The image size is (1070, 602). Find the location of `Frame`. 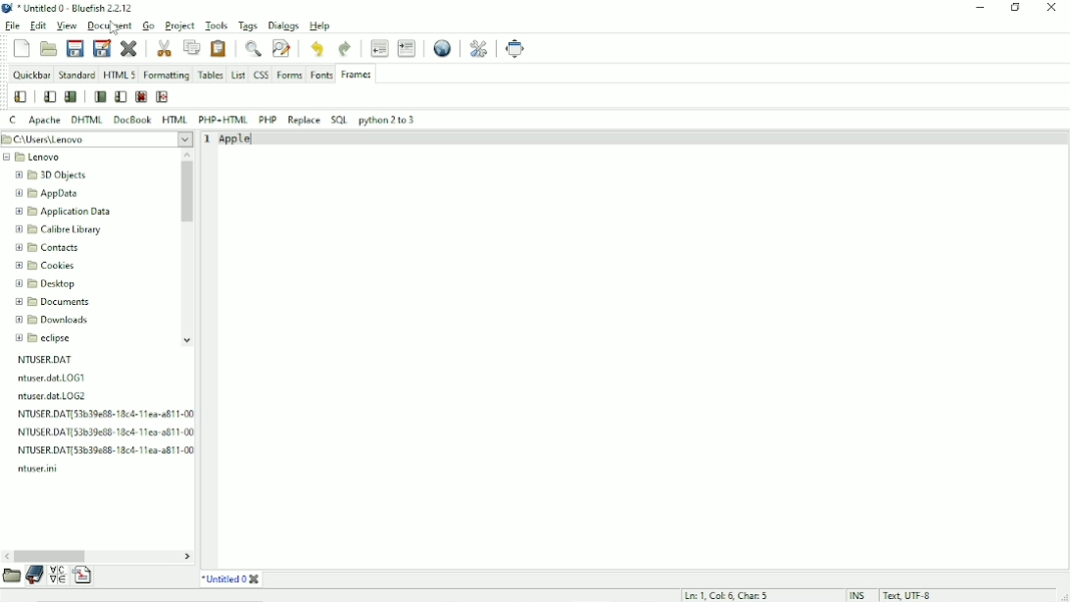

Frame is located at coordinates (98, 97).